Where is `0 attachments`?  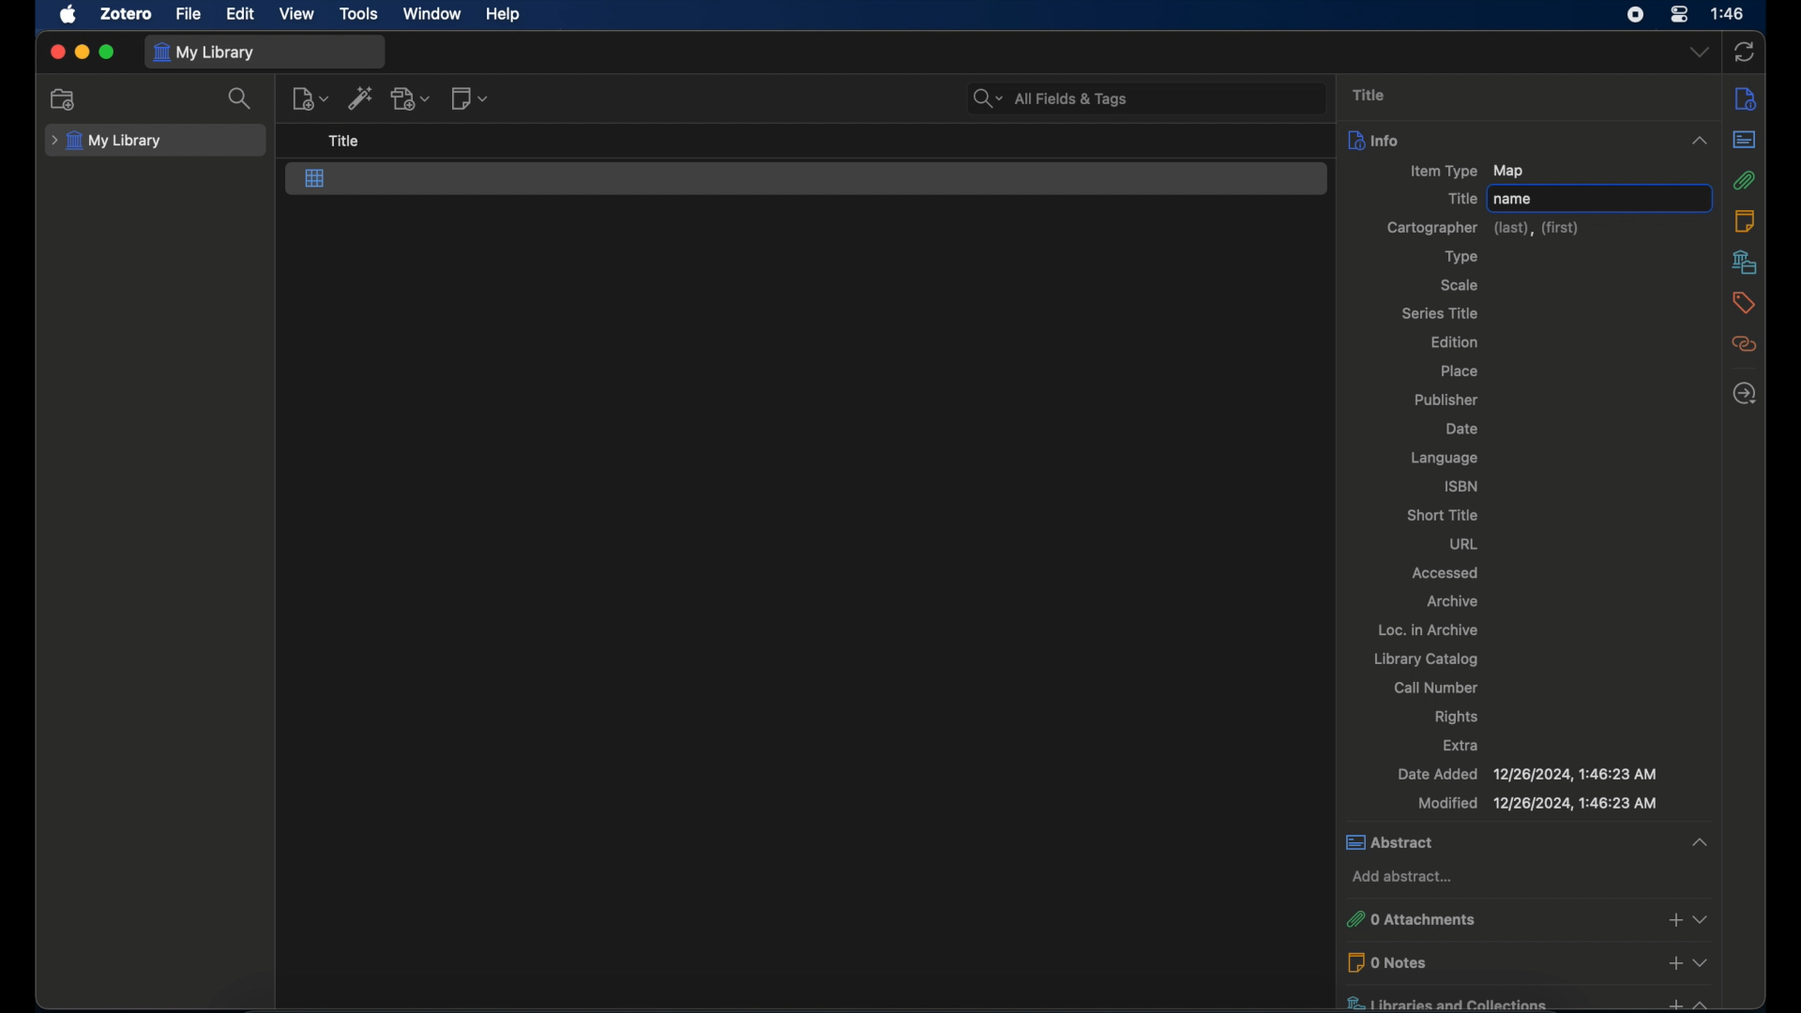 0 attachments is located at coordinates (1488, 916).